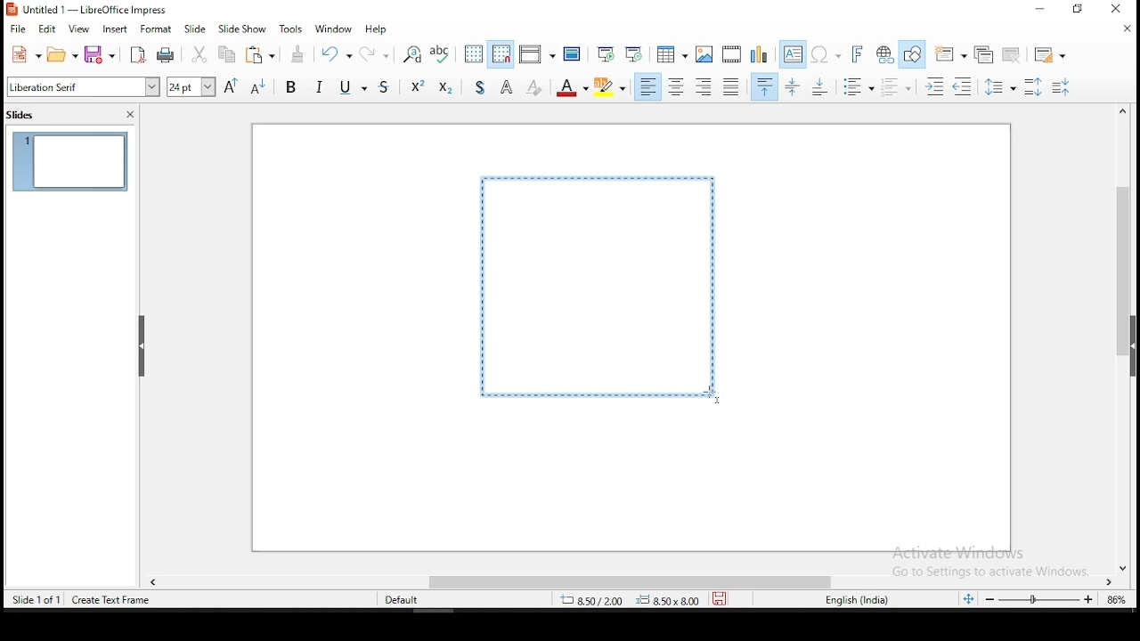 The width and height of the screenshot is (1140, 641). Describe the element at coordinates (447, 88) in the screenshot. I see `subscript` at that location.